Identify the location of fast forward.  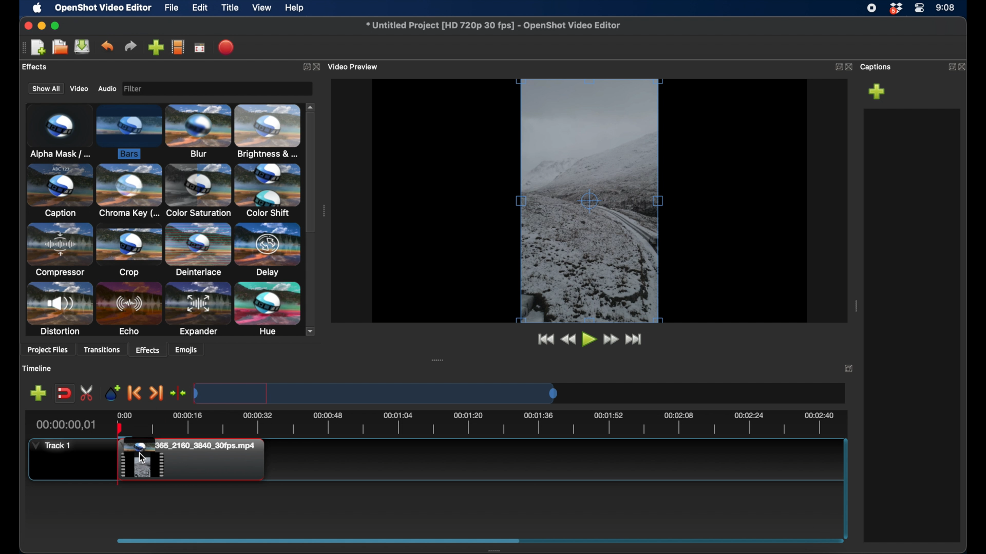
(612, 339).